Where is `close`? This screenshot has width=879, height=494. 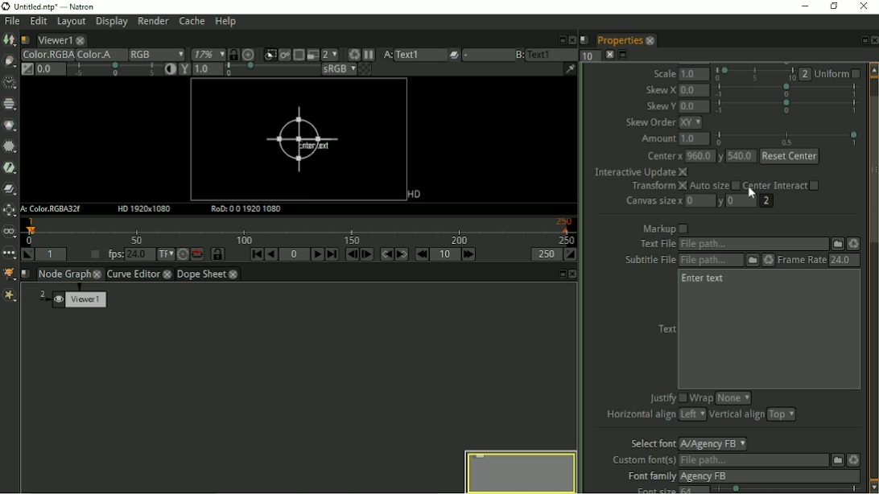
close is located at coordinates (81, 40).